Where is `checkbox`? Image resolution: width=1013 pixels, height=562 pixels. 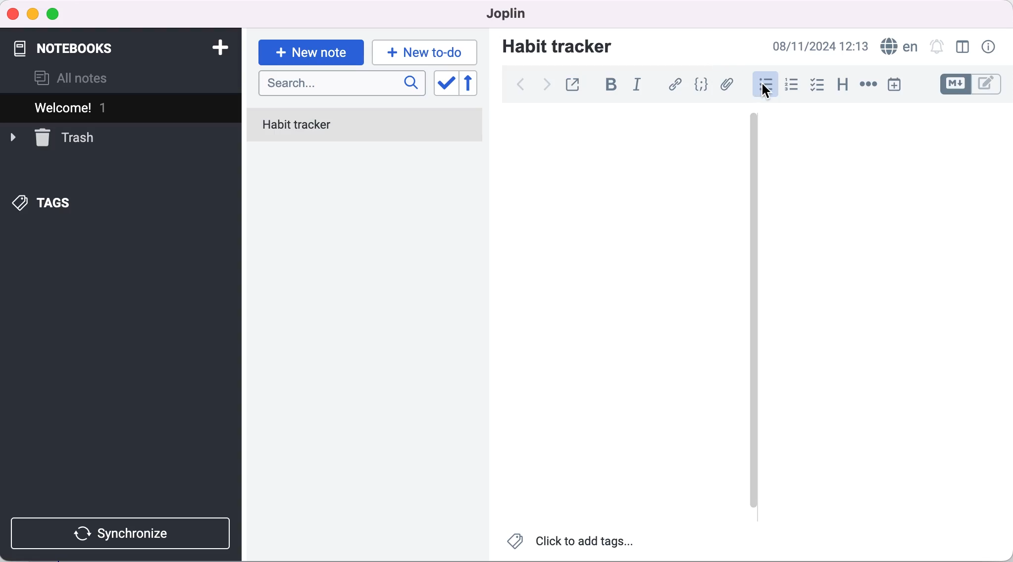
checkbox is located at coordinates (818, 86).